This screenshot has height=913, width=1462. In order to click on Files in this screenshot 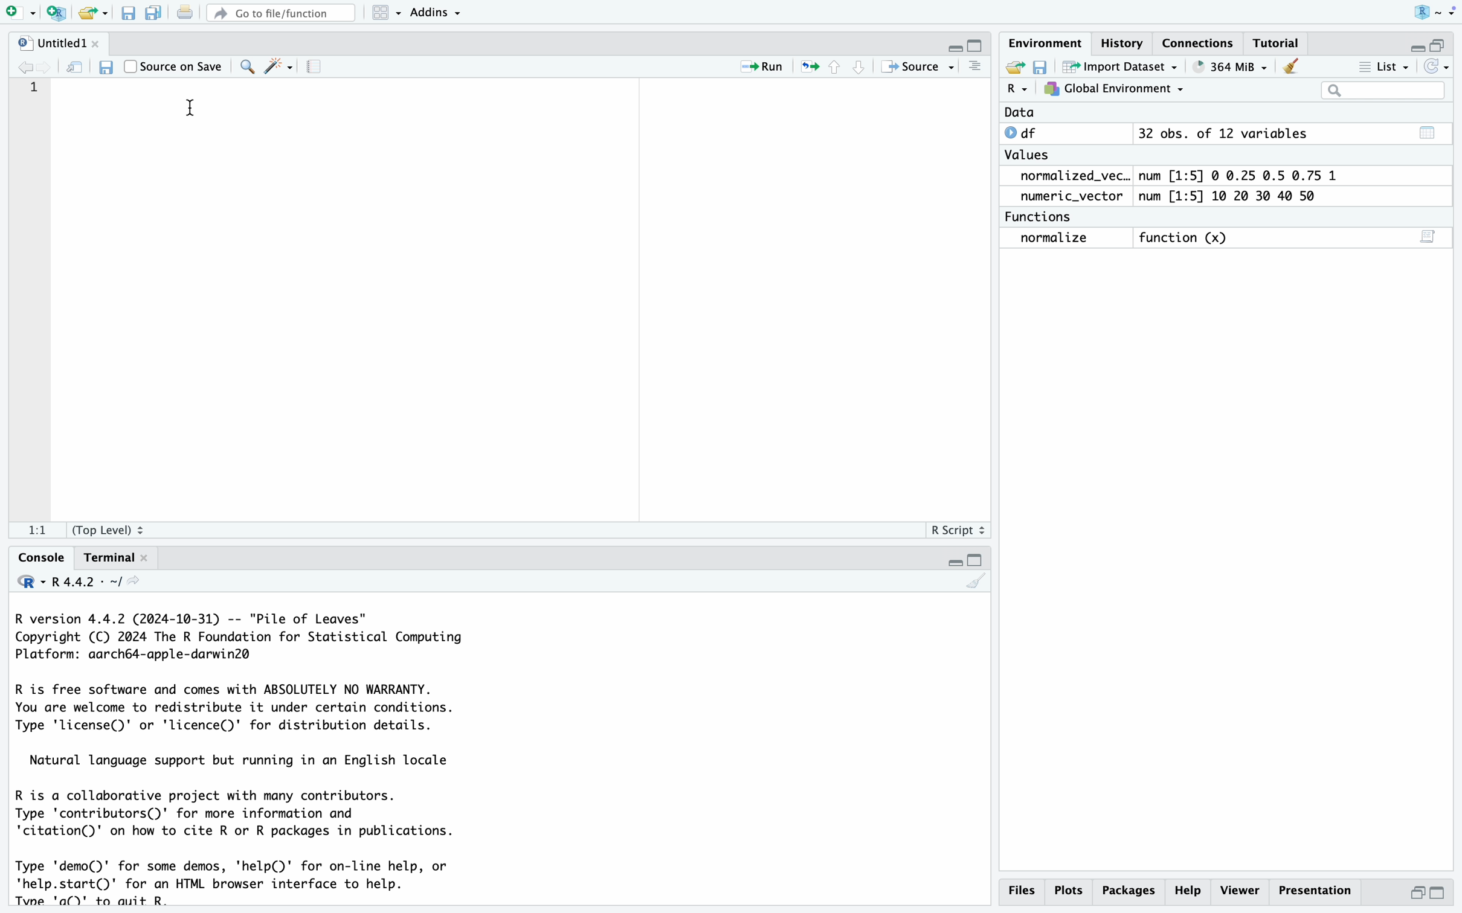, I will do `click(1020, 890)`.